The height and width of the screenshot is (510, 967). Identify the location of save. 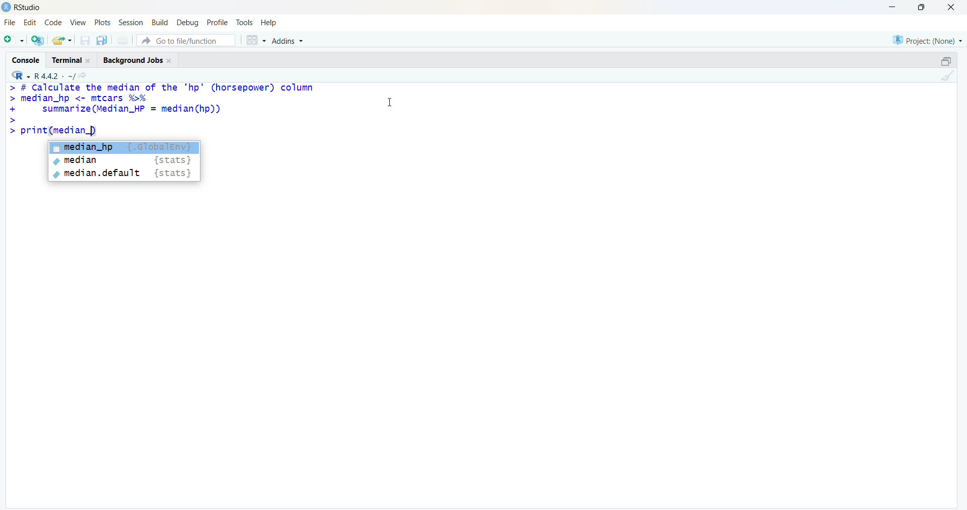
(86, 40).